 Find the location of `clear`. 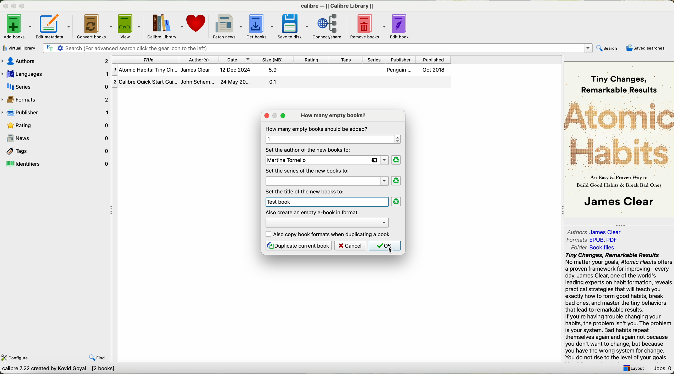

clear is located at coordinates (396, 202).